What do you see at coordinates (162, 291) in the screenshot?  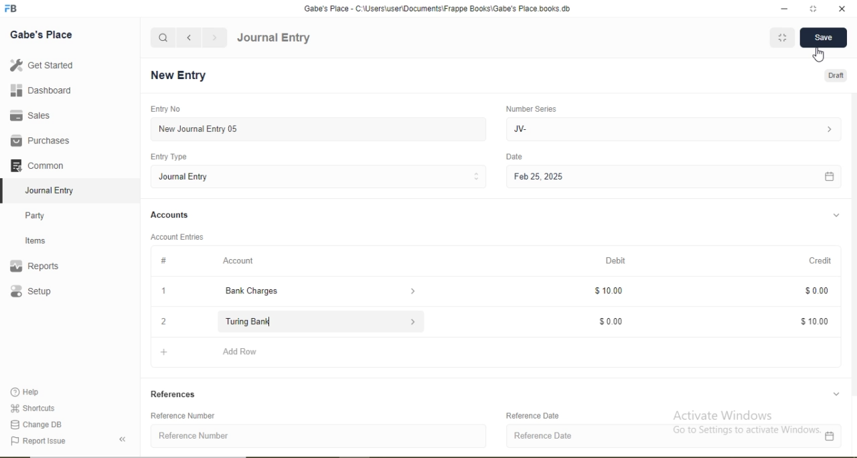 I see `1` at bounding box center [162, 291].